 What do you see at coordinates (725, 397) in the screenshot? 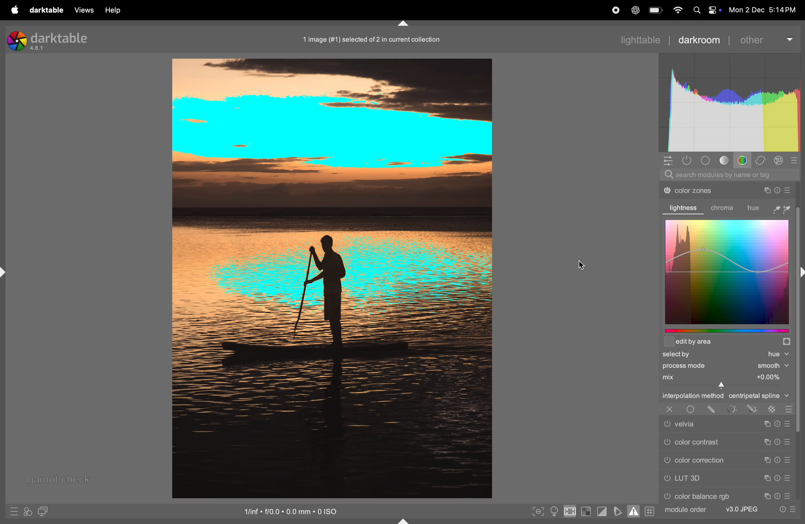
I see `interpolation central spline` at bounding box center [725, 397].